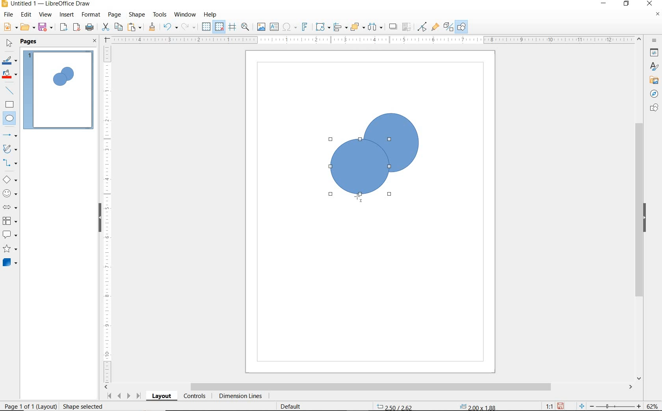 The image size is (662, 411). I want to click on INSERT SPECIAL CHARACTERS, so click(288, 28).